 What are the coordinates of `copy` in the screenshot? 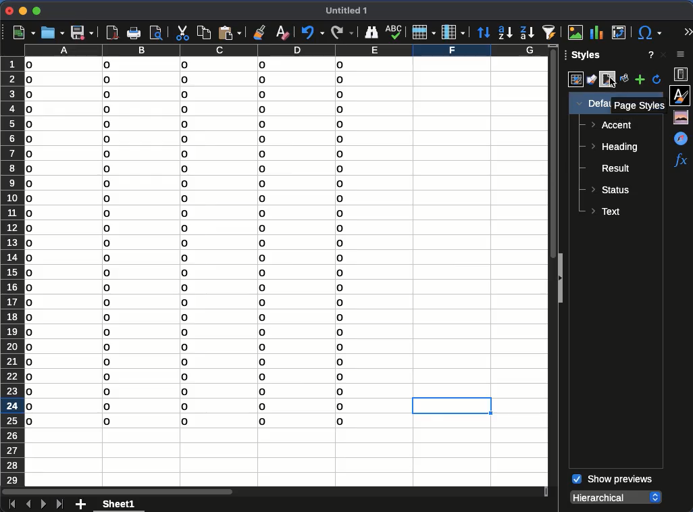 It's located at (203, 31).